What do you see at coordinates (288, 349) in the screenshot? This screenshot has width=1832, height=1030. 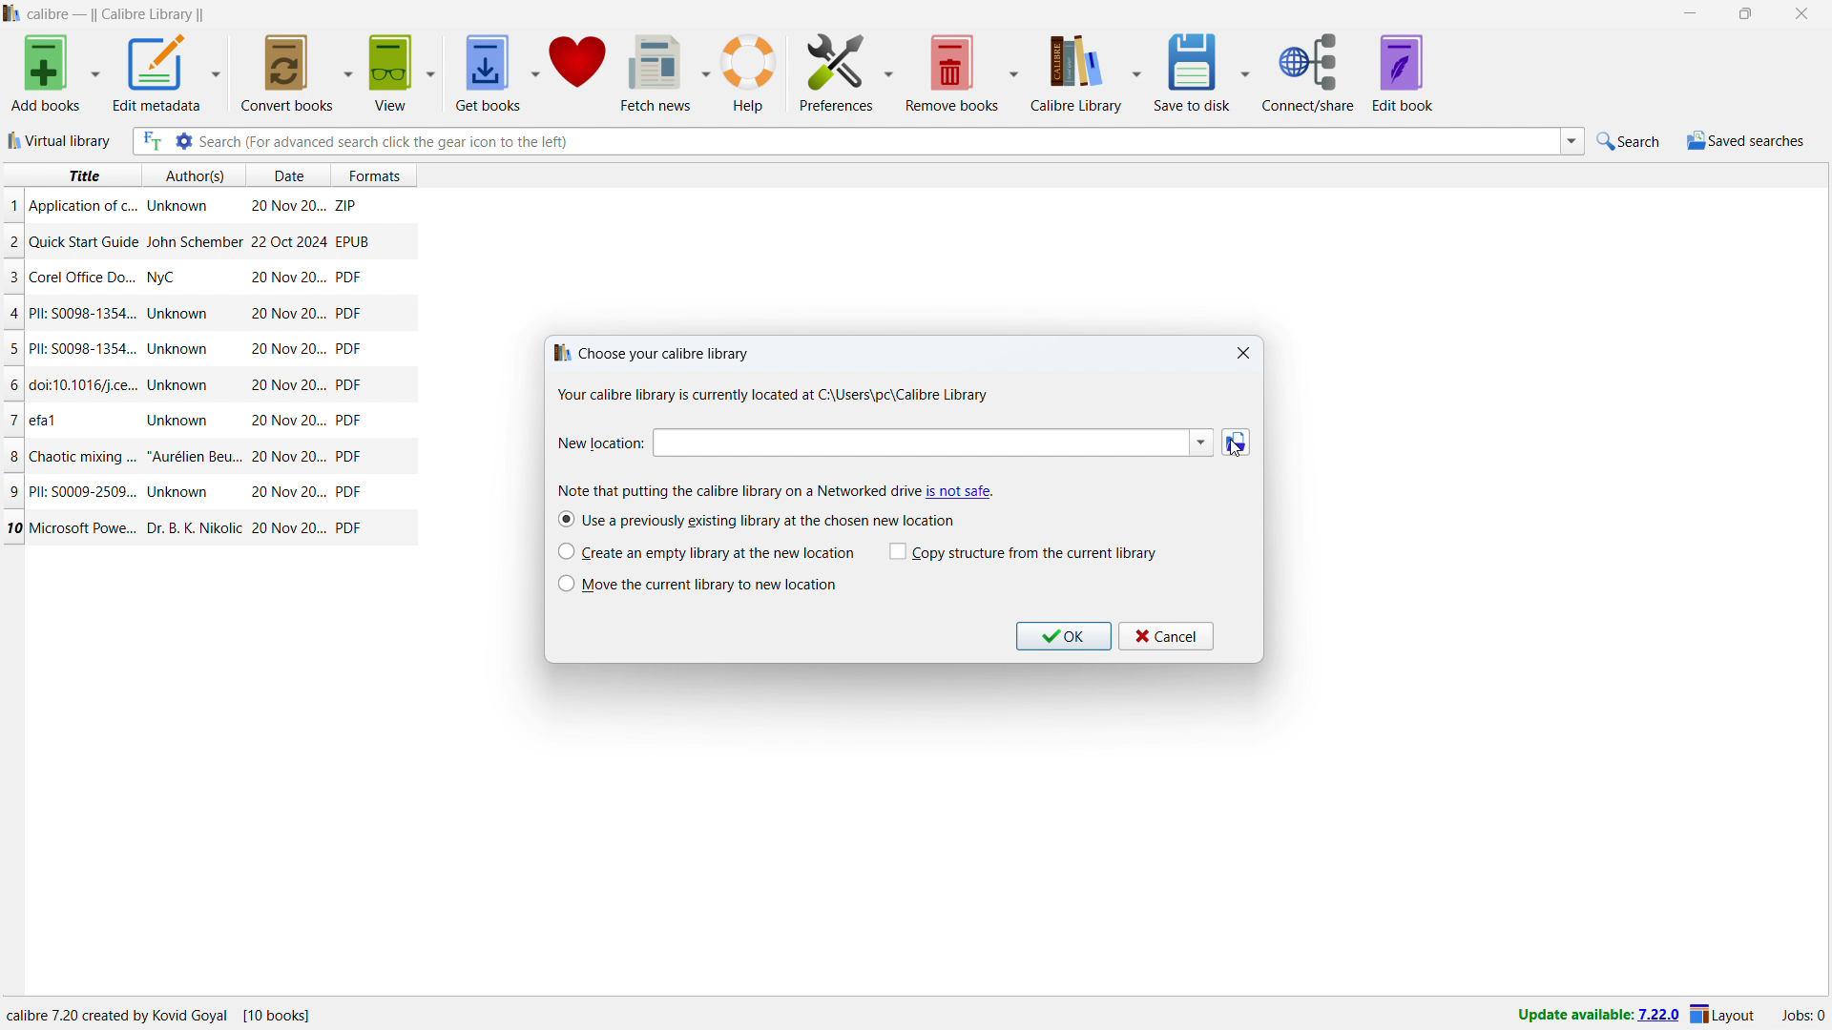 I see `Date` at bounding box center [288, 349].